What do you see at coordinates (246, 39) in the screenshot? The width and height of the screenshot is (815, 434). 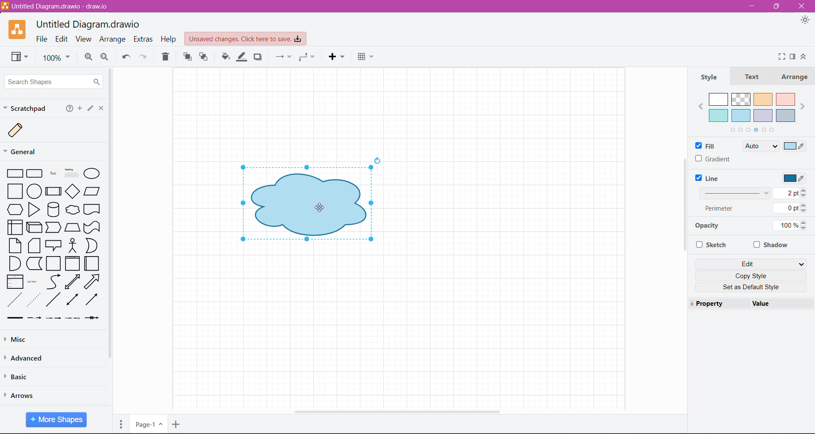 I see `Unsaved Changes. Click here to save` at bounding box center [246, 39].